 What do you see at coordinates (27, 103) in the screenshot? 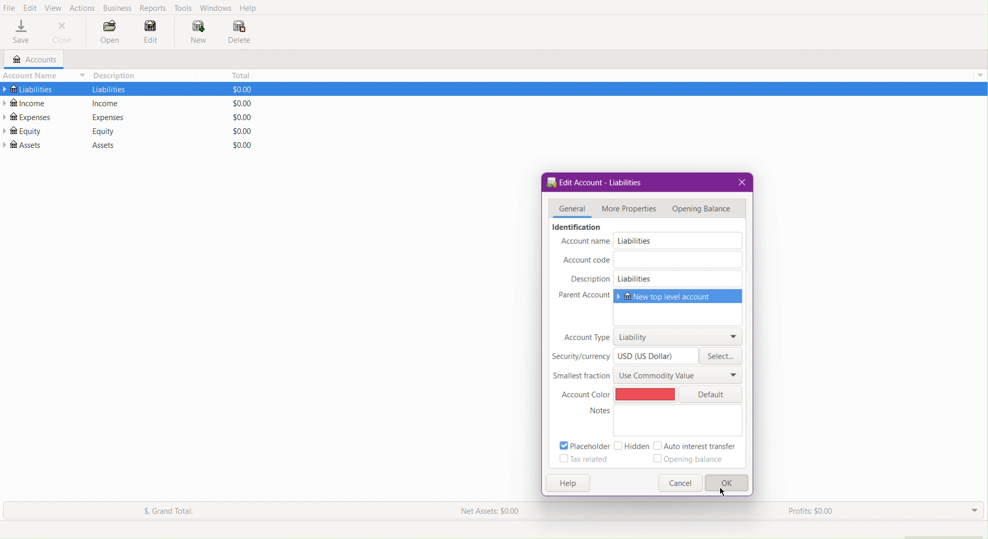
I see `Income` at bounding box center [27, 103].